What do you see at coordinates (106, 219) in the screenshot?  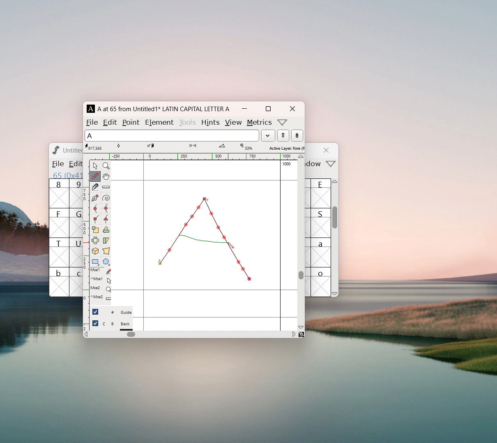 I see `add a tangent point` at bounding box center [106, 219].